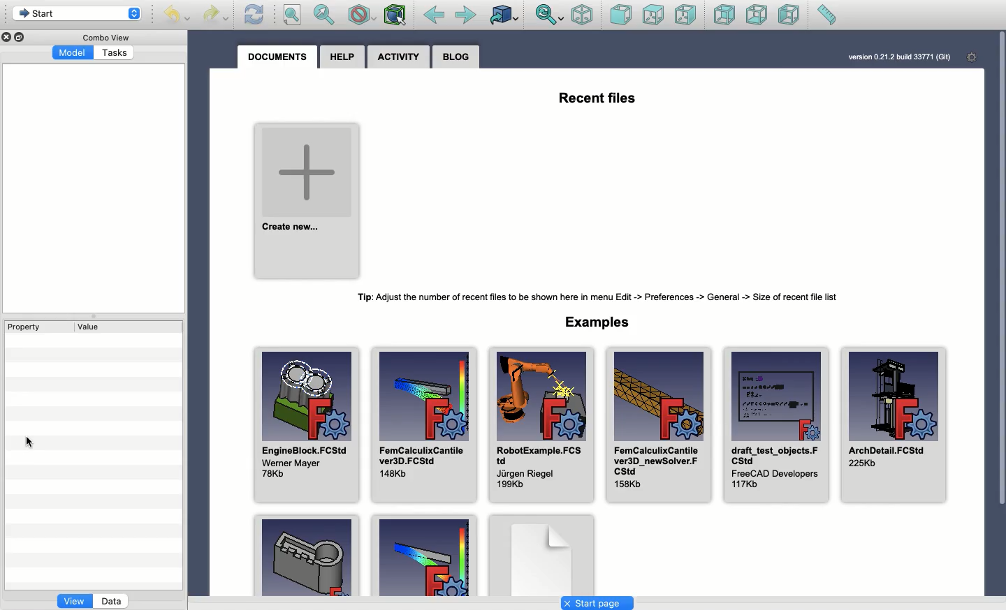 The width and height of the screenshot is (1006, 610). Describe the element at coordinates (468, 15) in the screenshot. I see `Forward ` at that location.